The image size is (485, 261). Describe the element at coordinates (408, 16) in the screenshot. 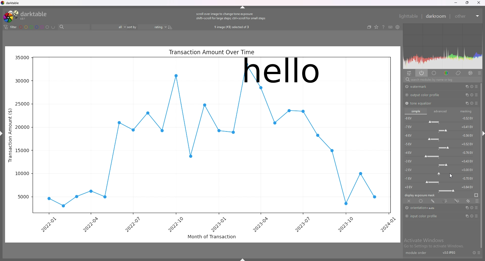

I see `lighttable` at that location.